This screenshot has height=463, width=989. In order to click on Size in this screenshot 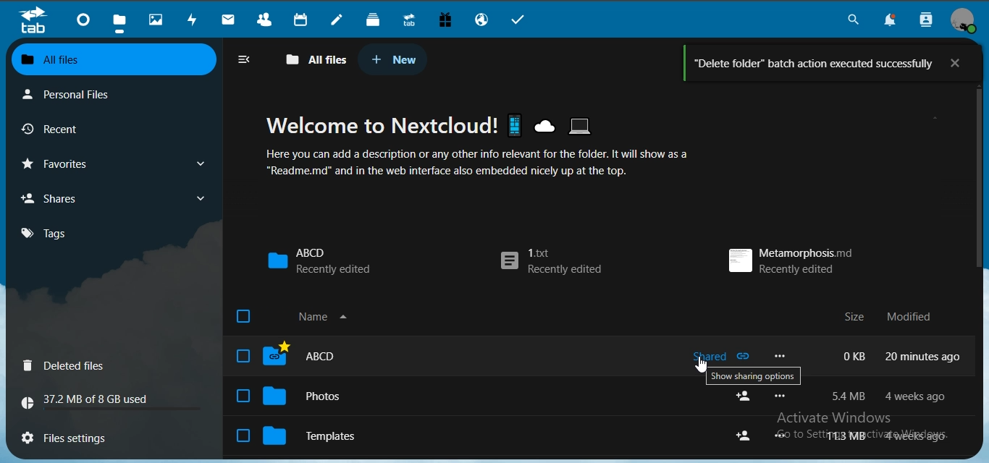, I will do `click(849, 316)`.